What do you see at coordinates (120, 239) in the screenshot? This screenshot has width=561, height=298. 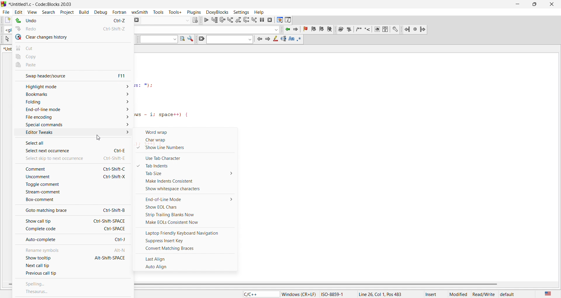 I see `Ctrl-j` at bounding box center [120, 239].